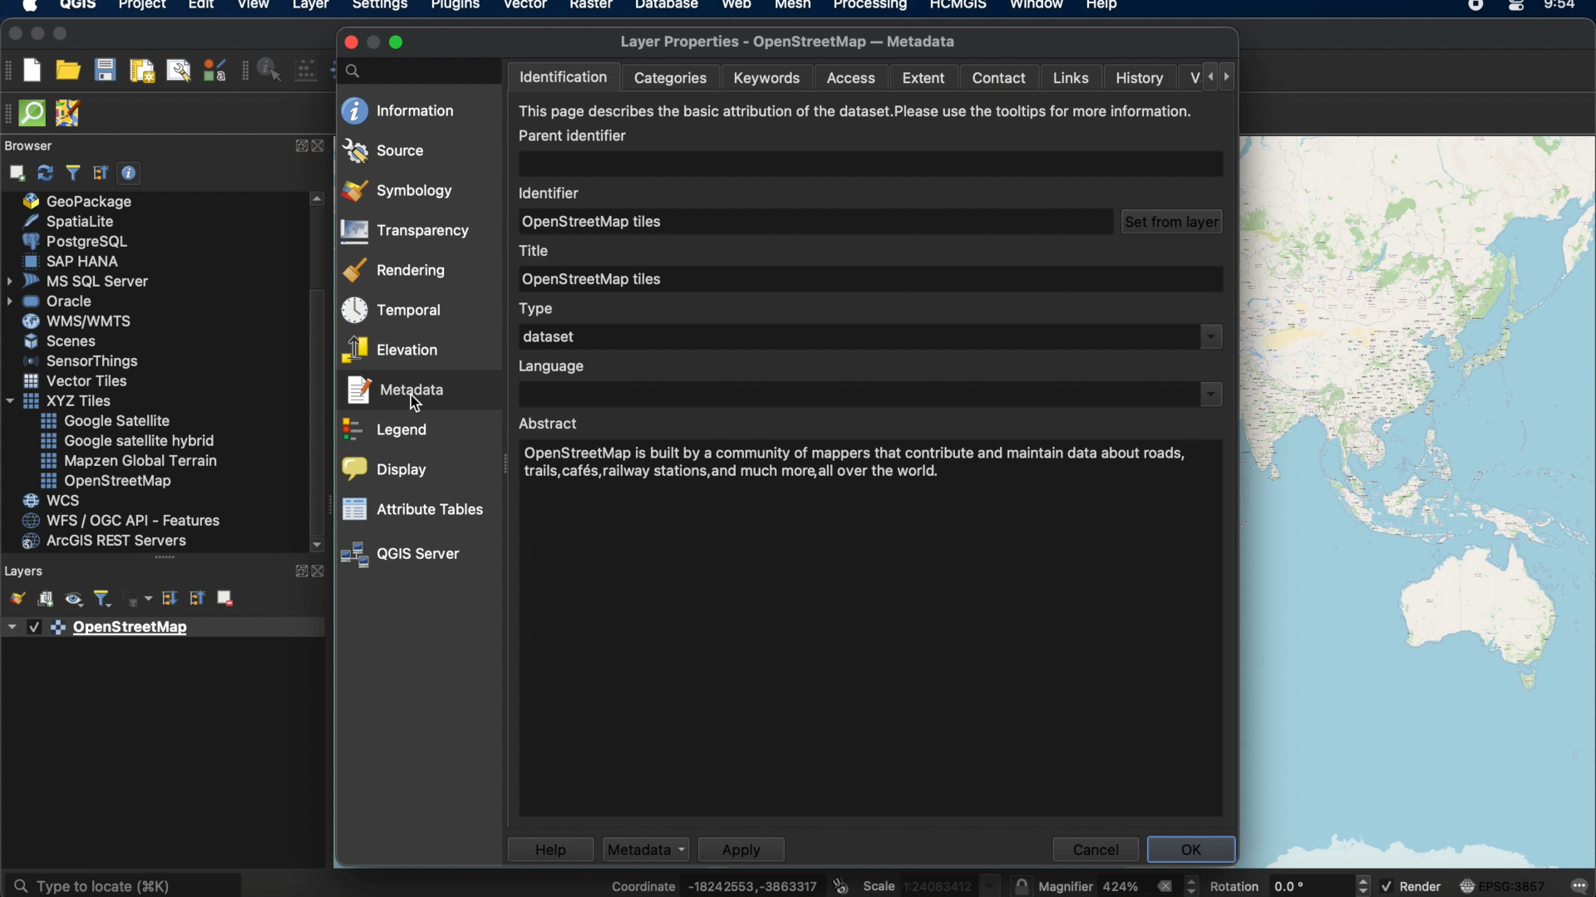  I want to click on magnifier, so click(1121, 885).